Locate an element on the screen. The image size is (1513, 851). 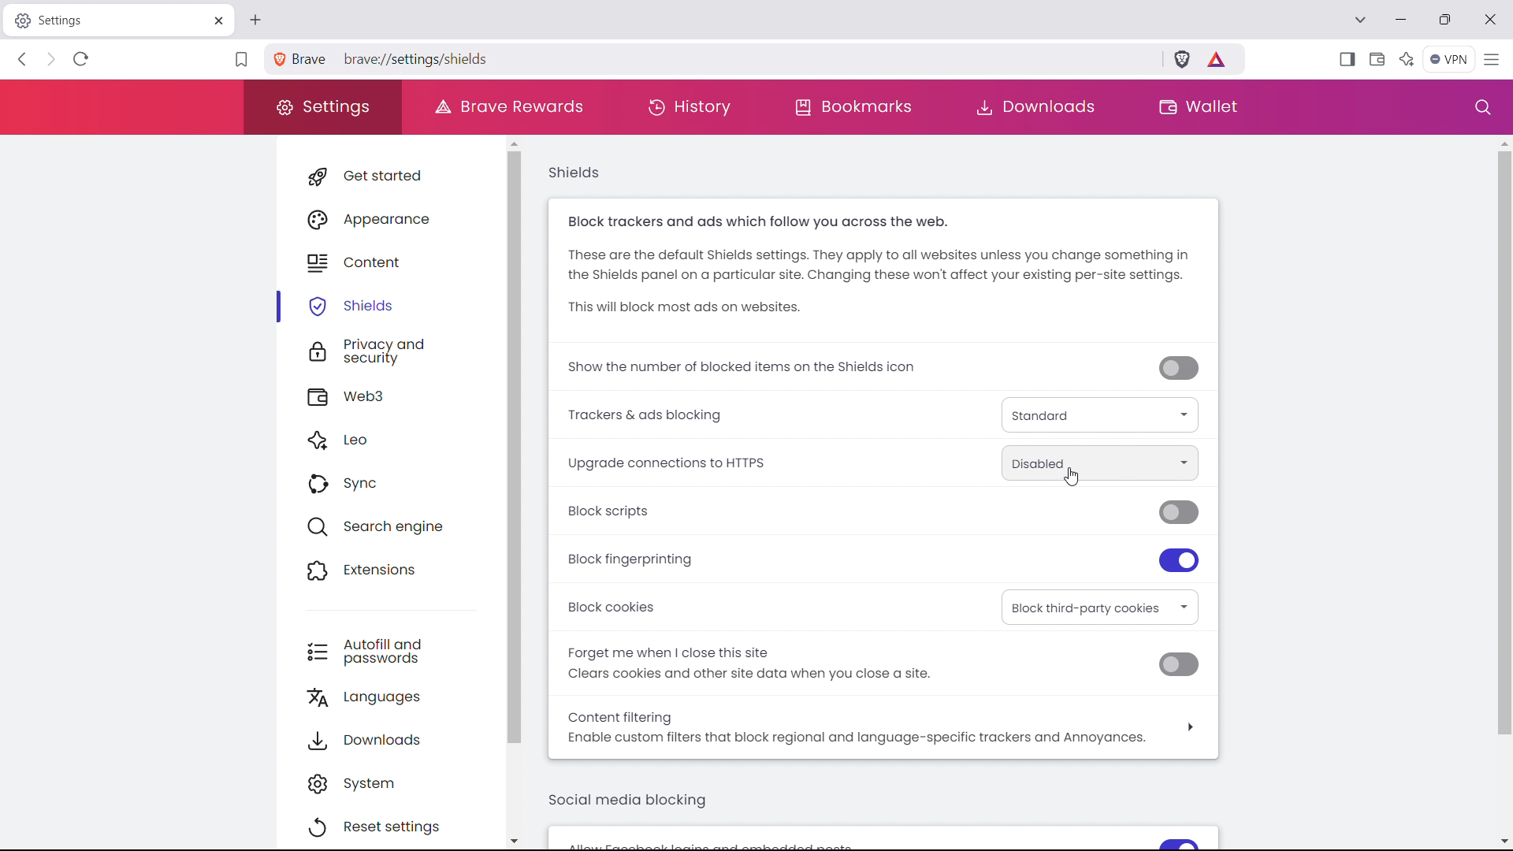
close tab is located at coordinates (217, 20).